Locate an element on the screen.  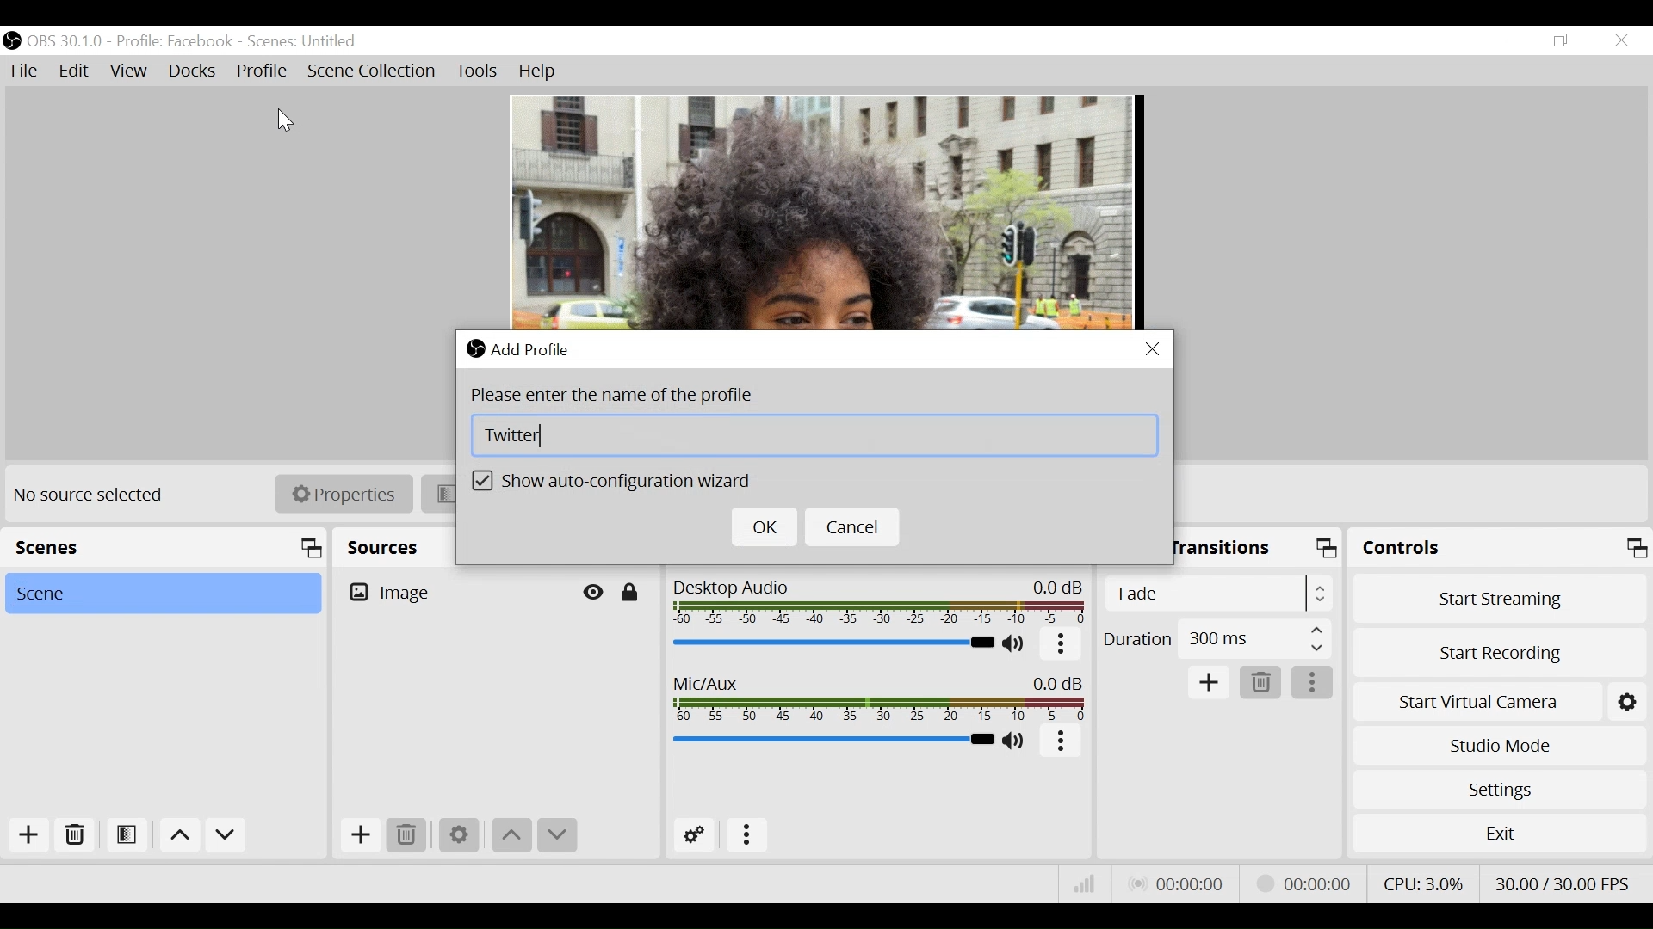
Advanced Audio Settings is located at coordinates (696, 835).